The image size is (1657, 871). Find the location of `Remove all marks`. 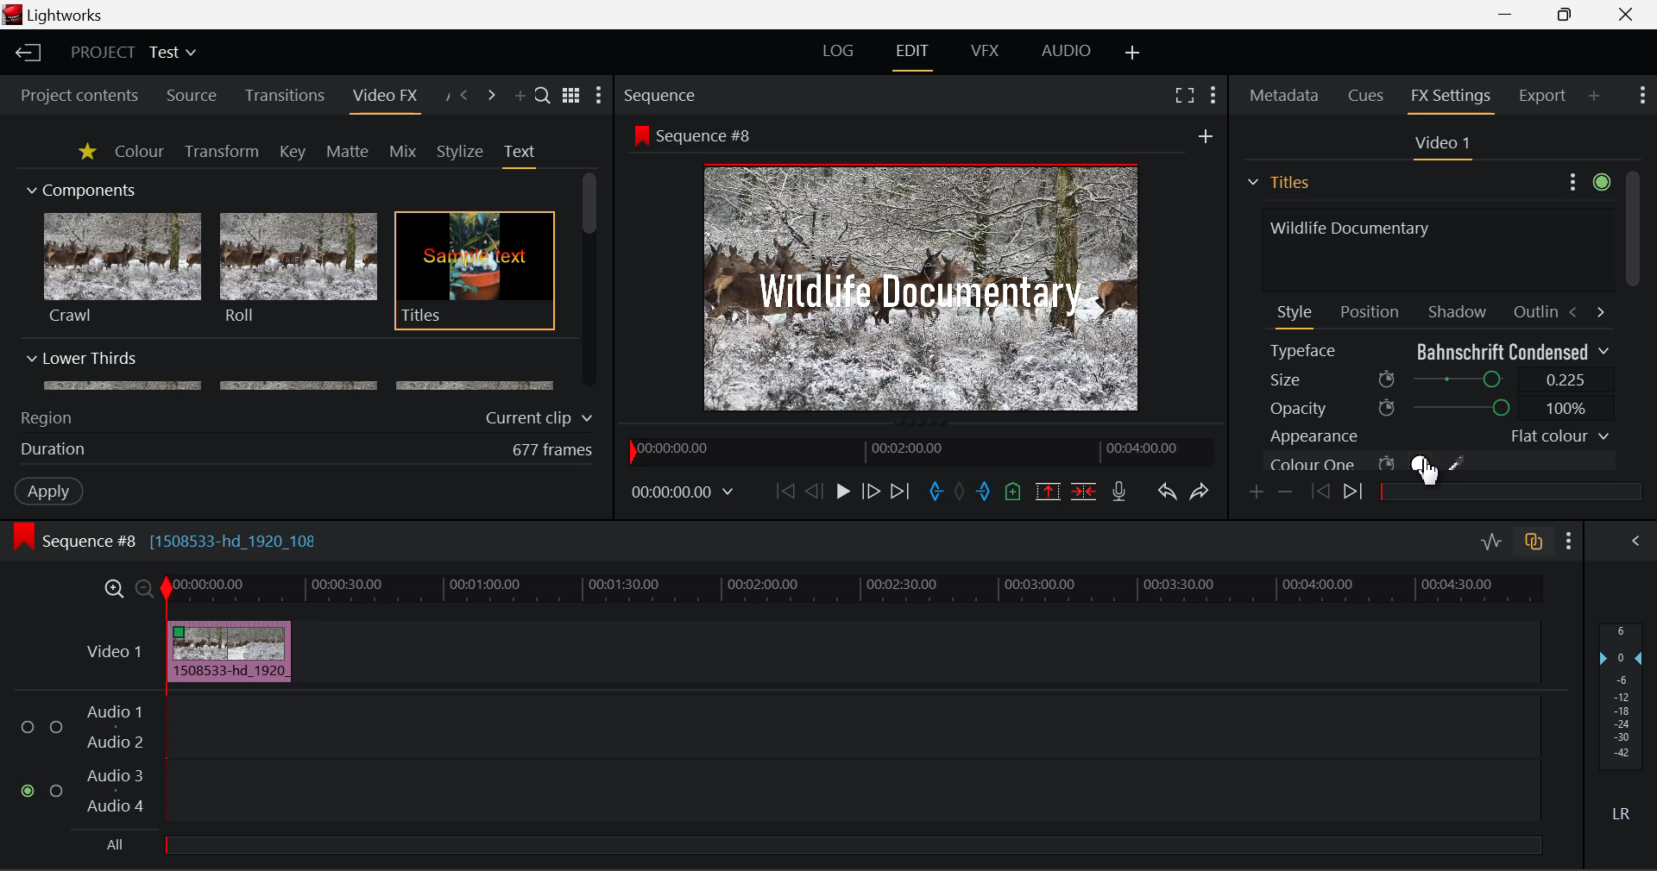

Remove all marks is located at coordinates (961, 493).